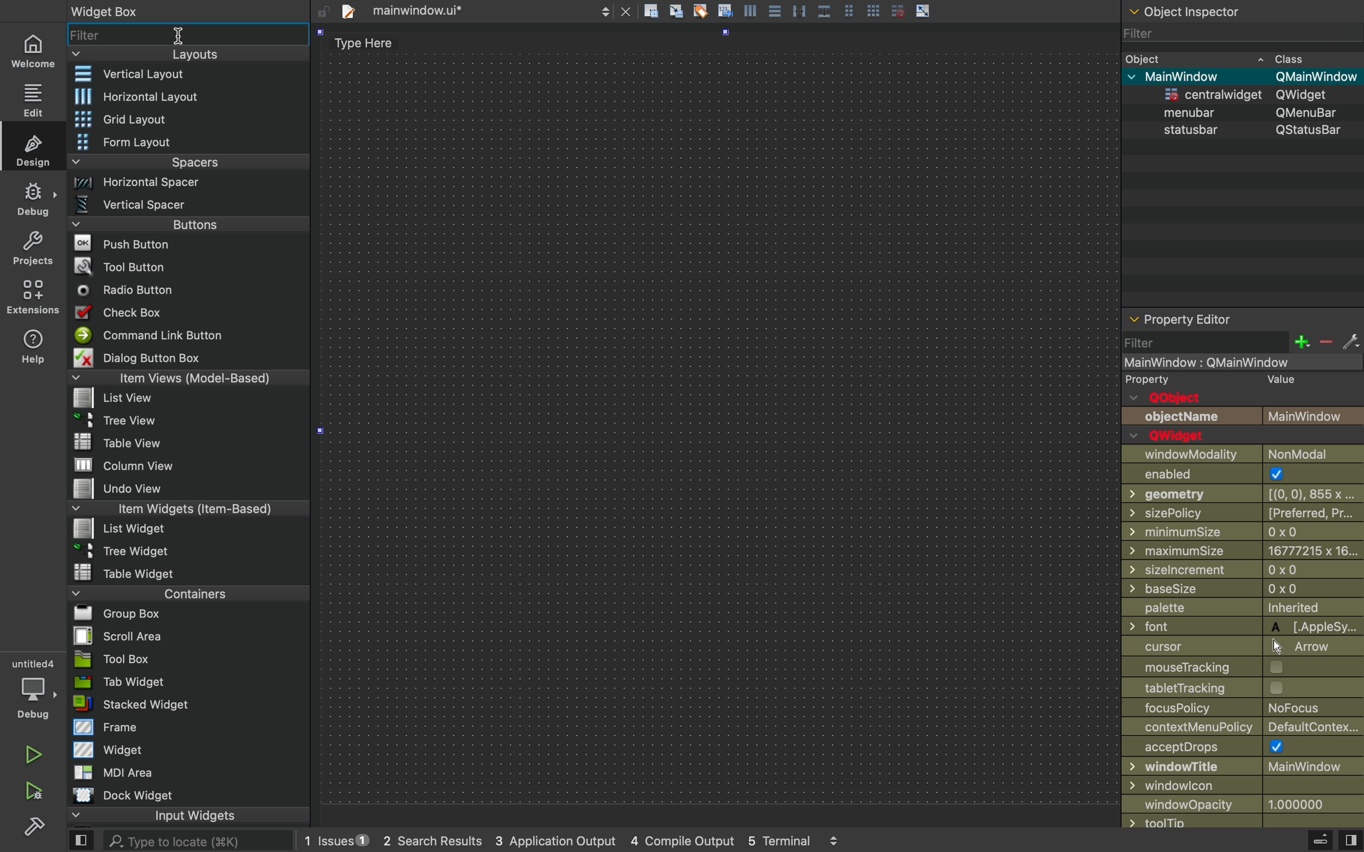  Describe the element at coordinates (188, 705) in the screenshot. I see `stacked widget` at that location.